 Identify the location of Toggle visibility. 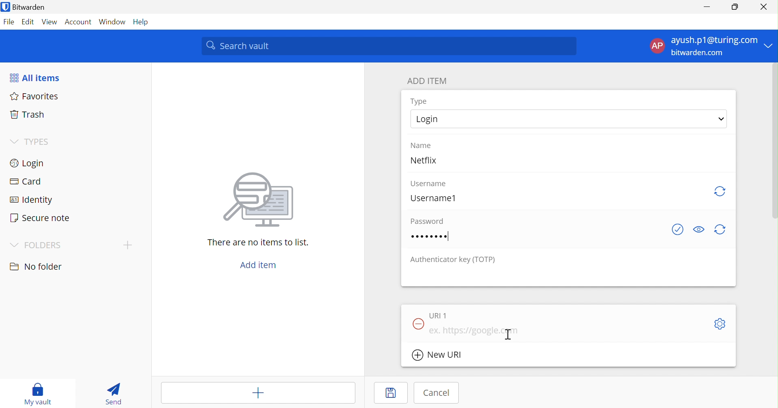
(699, 229).